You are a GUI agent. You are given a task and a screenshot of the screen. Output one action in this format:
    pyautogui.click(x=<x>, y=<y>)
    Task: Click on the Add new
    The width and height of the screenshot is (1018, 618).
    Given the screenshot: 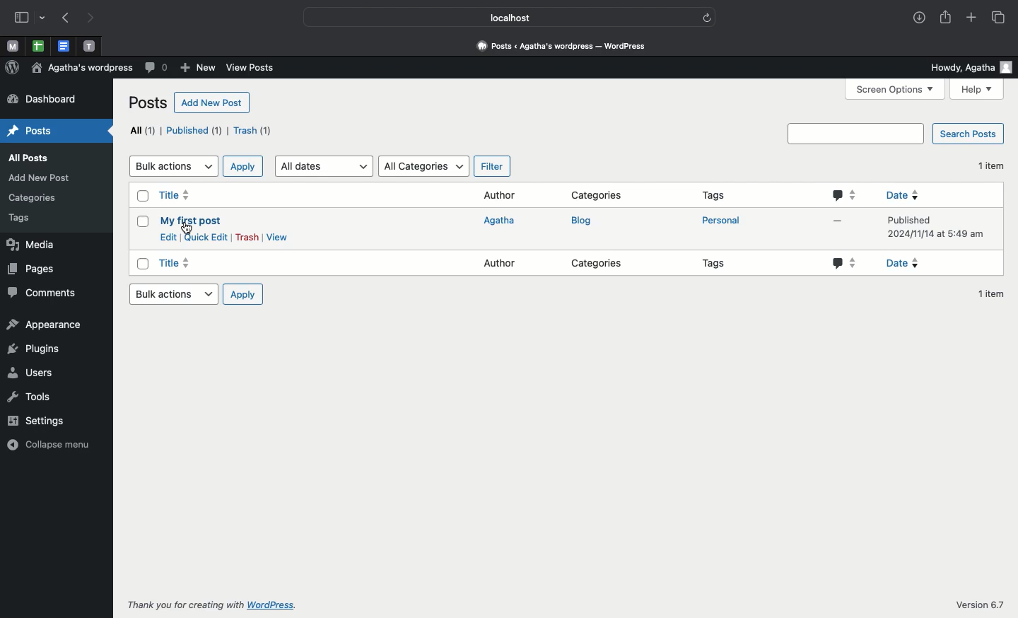 What is the action you would take?
    pyautogui.click(x=198, y=69)
    